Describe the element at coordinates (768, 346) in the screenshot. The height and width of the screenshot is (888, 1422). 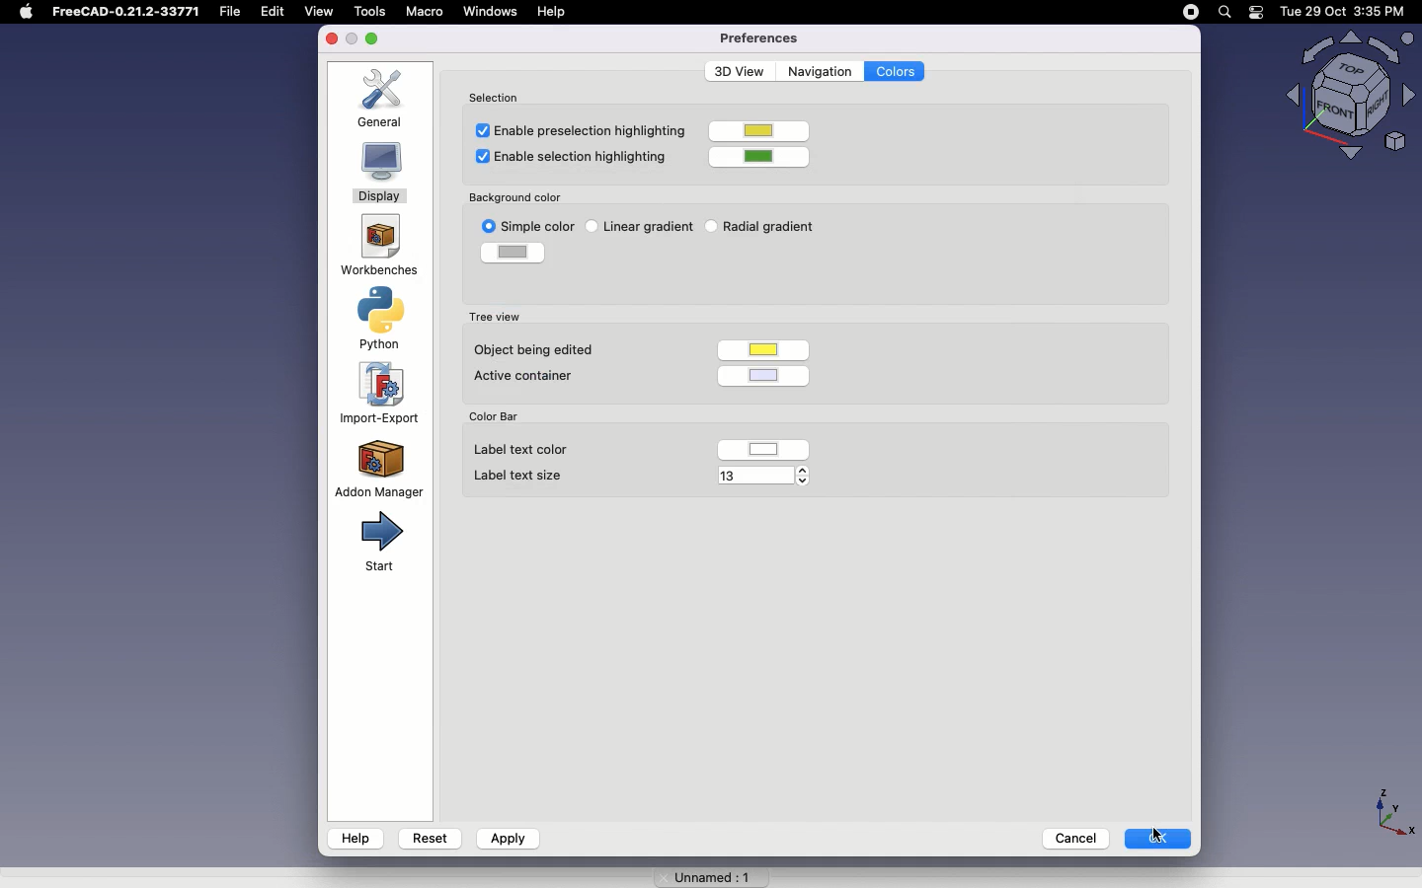
I see `color` at that location.